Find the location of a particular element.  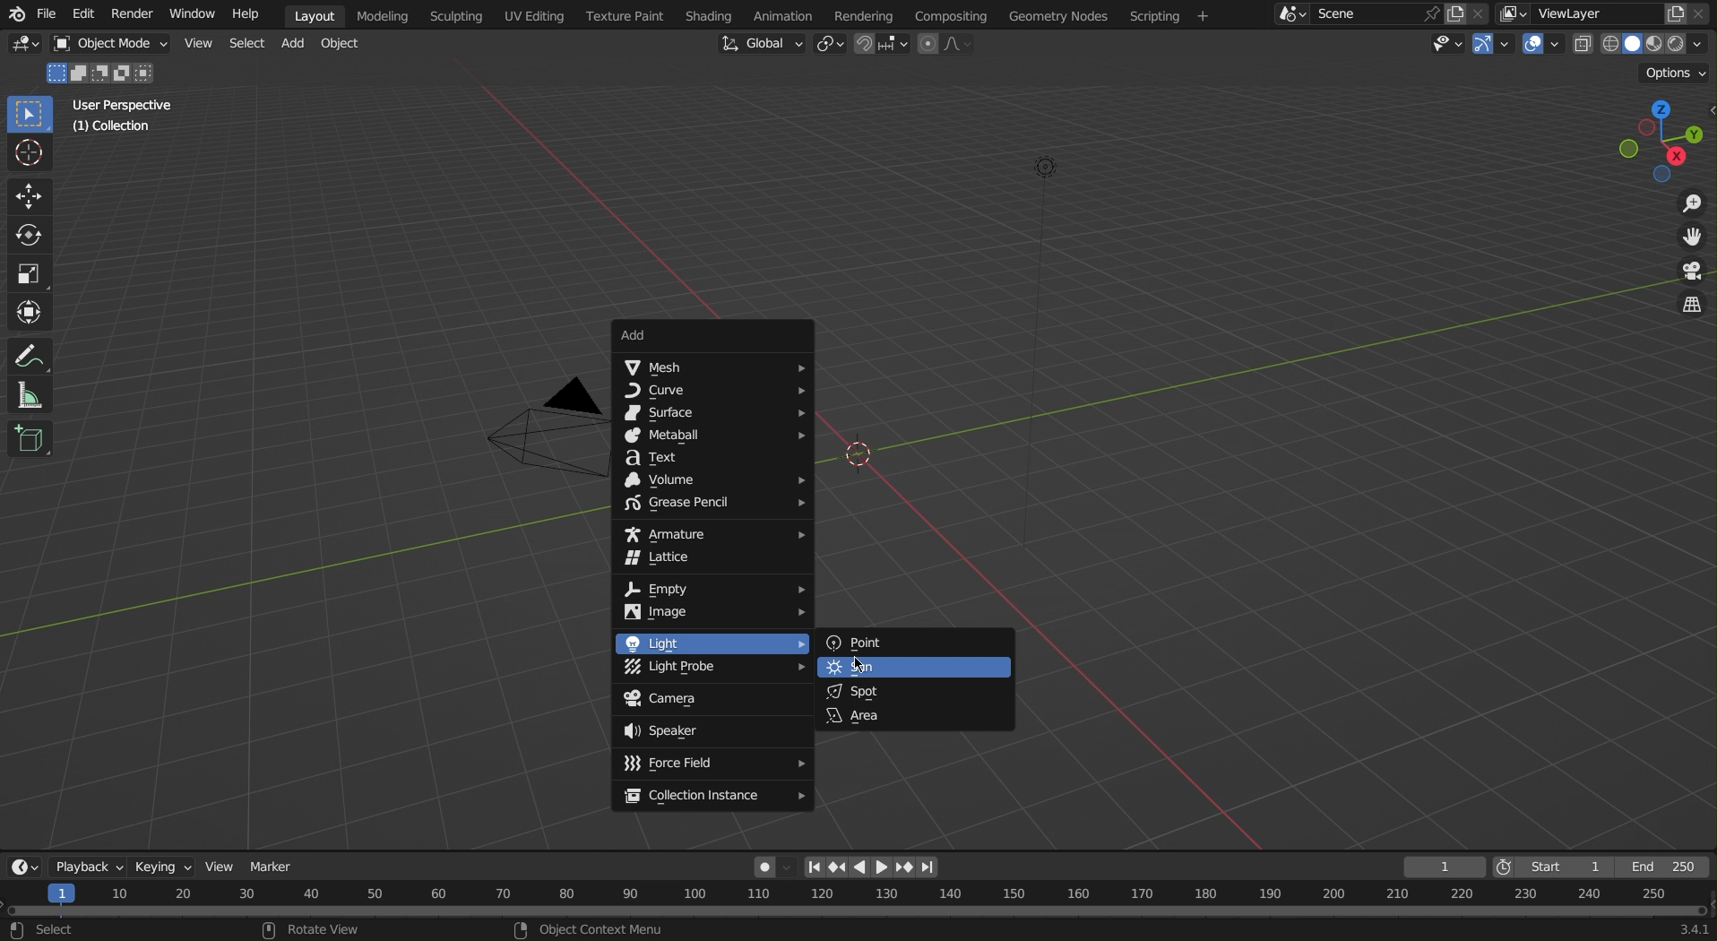

Area is located at coordinates (915, 716).